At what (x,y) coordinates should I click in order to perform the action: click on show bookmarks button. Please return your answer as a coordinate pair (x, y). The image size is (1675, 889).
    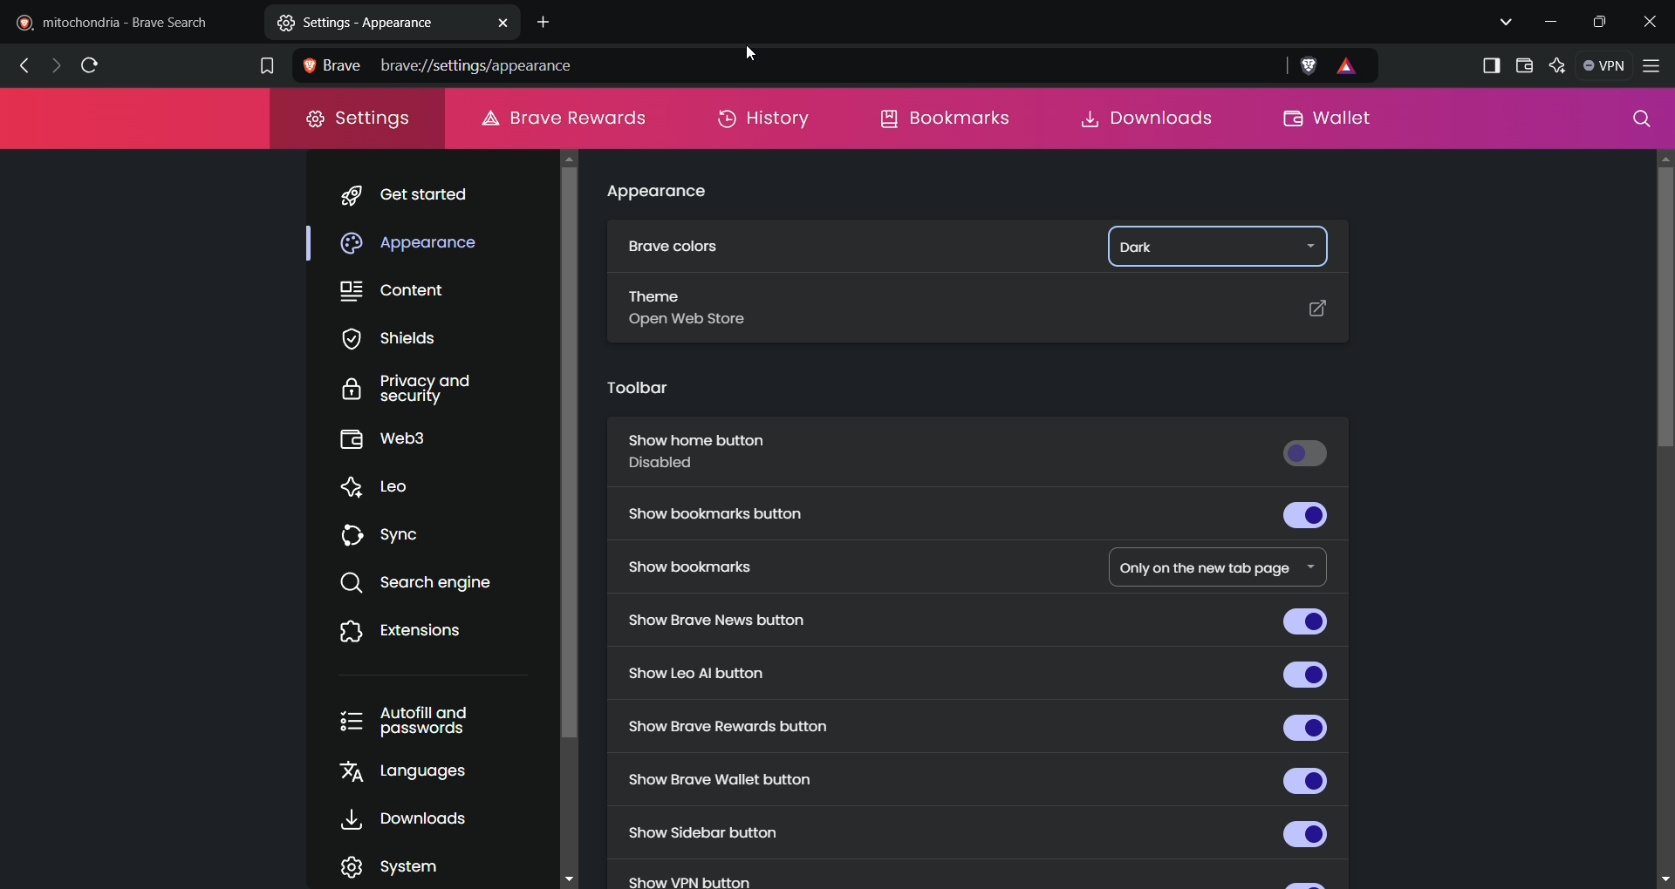
    Looking at the image, I should click on (982, 519).